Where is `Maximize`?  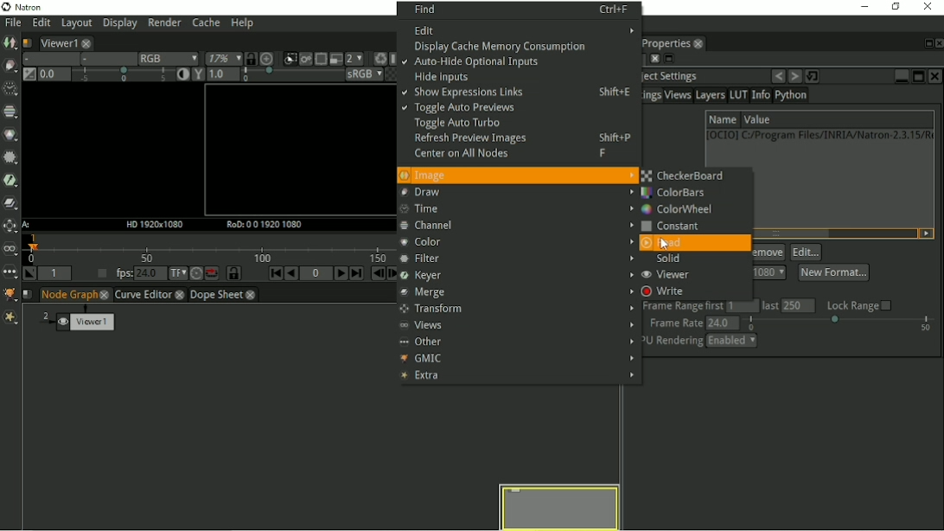 Maximize is located at coordinates (918, 76).